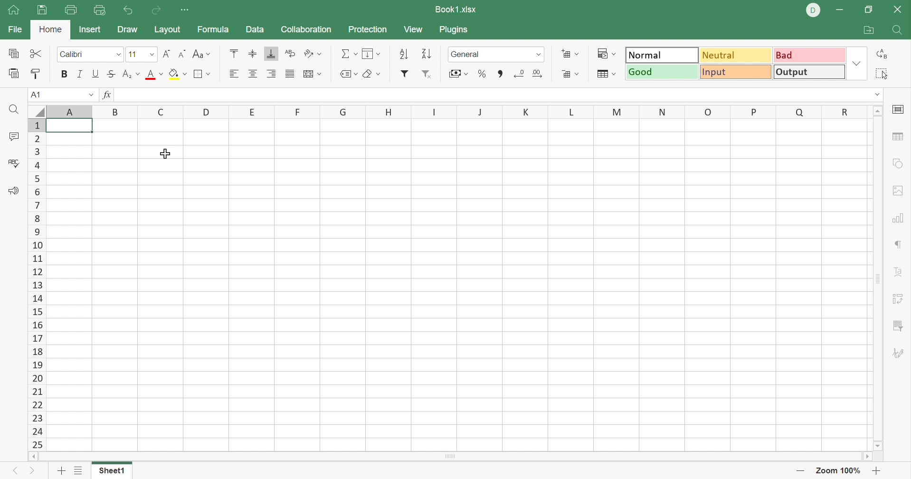  Describe the element at coordinates (233, 74) in the screenshot. I see `Align Left` at that location.